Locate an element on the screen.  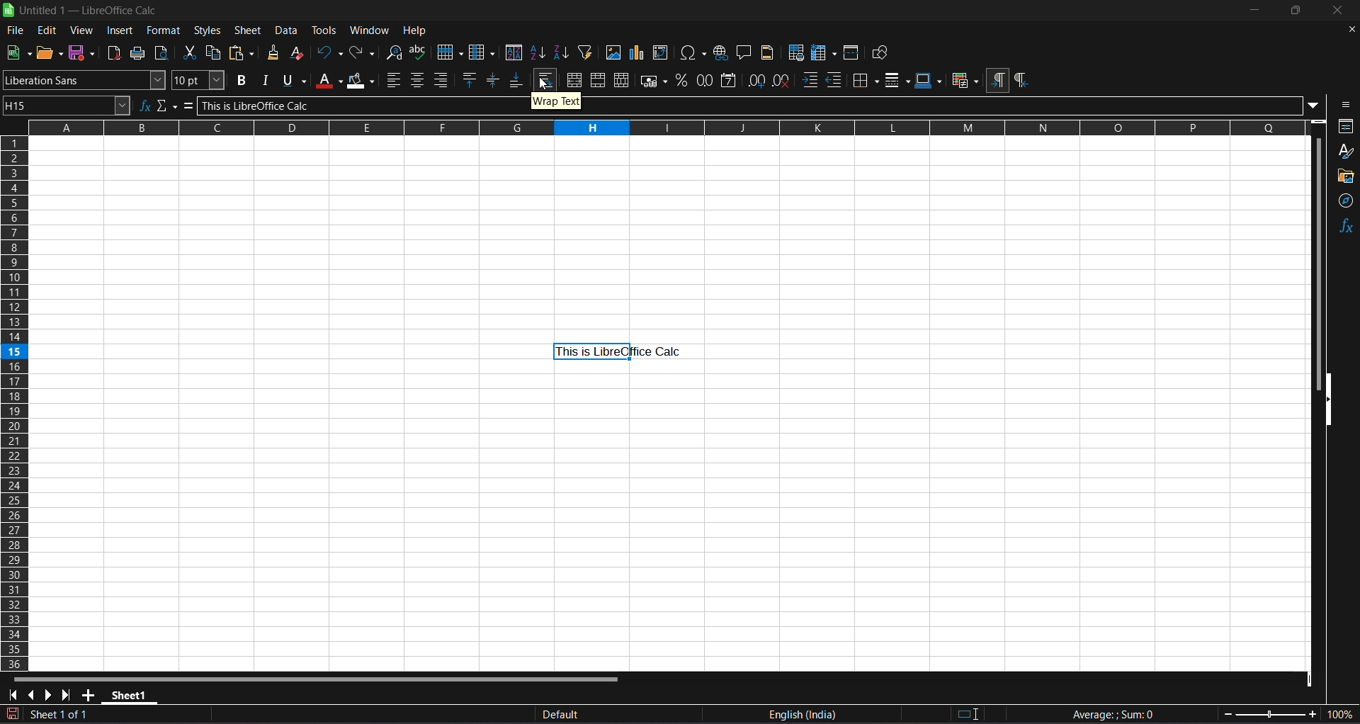
undo is located at coordinates (329, 53).